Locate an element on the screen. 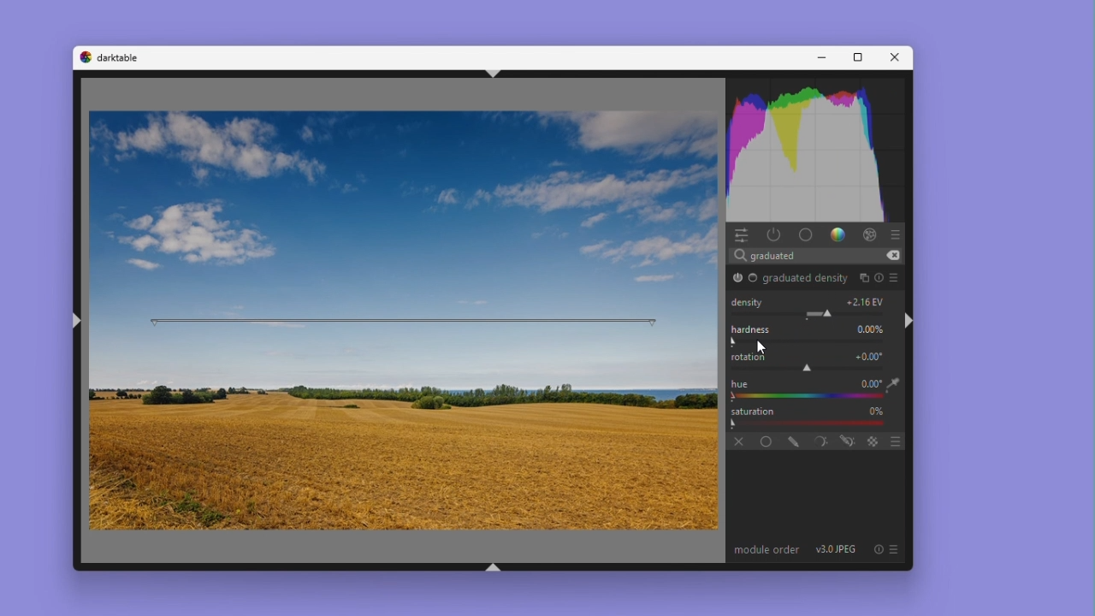  Gradient Bar is located at coordinates (804, 423).